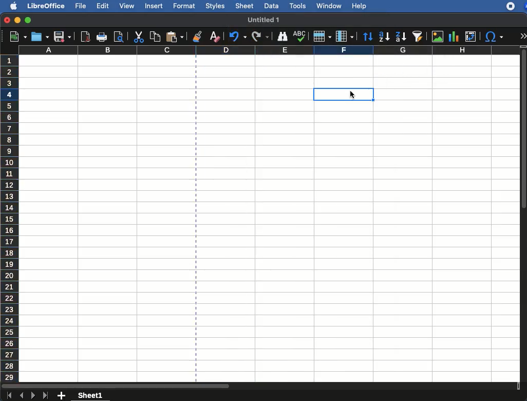 Image resolution: width=527 pixels, height=401 pixels. I want to click on last sheet, so click(46, 396).